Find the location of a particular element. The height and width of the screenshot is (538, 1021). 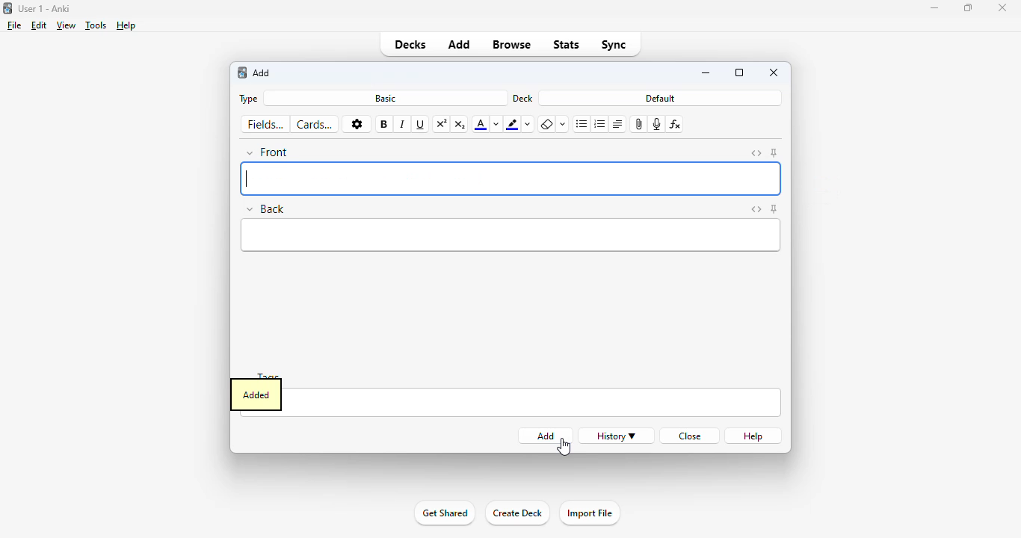

help is located at coordinates (126, 25).